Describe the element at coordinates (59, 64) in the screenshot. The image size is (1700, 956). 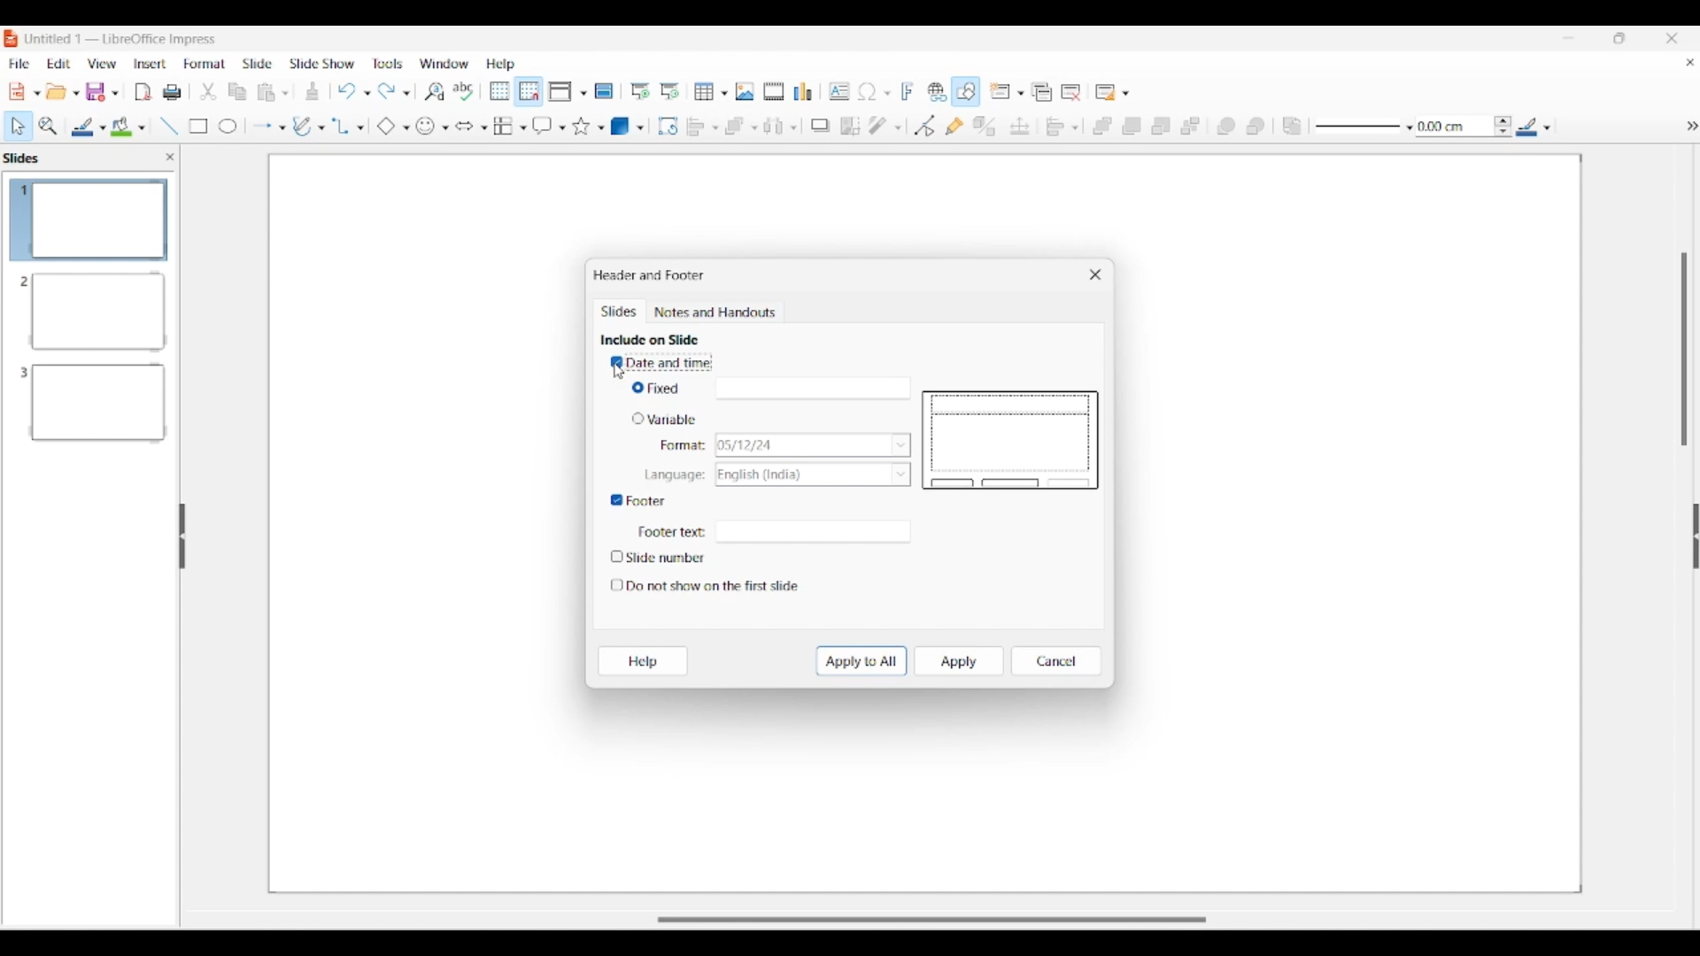
I see `Edit menu` at that location.